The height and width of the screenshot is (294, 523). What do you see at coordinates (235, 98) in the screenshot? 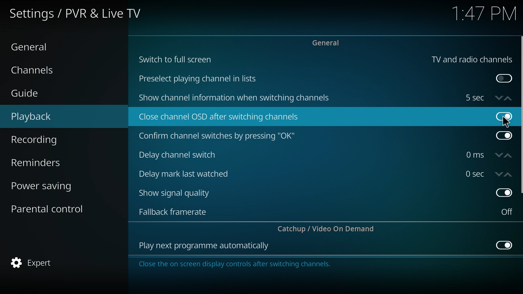
I see `show channel info when switching channels` at bounding box center [235, 98].